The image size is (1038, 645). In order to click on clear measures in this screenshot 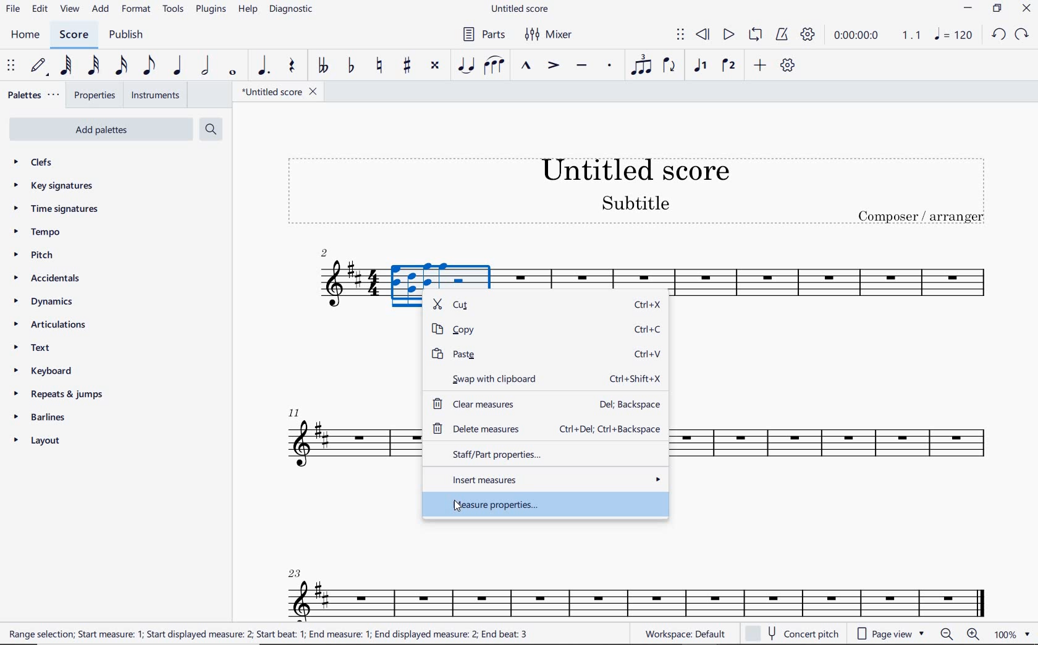, I will do `click(547, 405)`.